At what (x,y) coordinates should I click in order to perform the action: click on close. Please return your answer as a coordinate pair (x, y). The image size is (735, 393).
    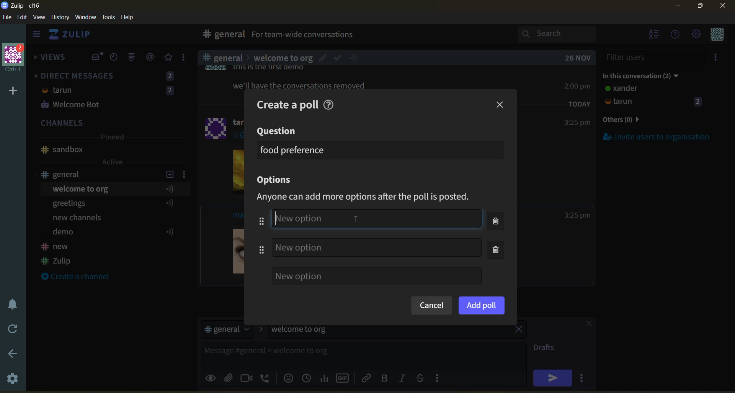
    Looking at the image, I should click on (724, 8).